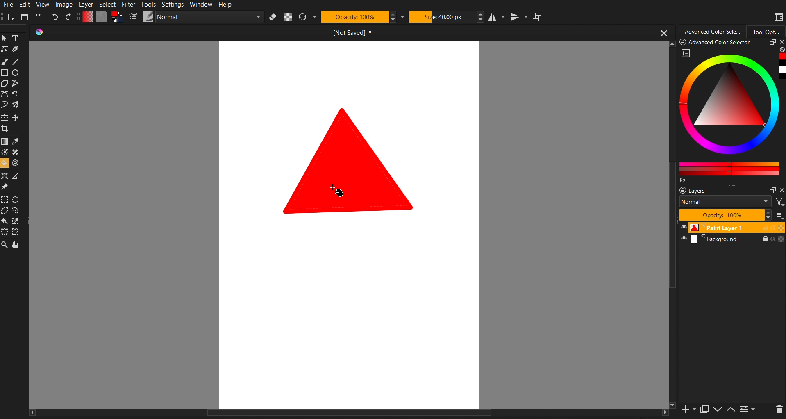  I want to click on Brush Tools, so click(5, 61).